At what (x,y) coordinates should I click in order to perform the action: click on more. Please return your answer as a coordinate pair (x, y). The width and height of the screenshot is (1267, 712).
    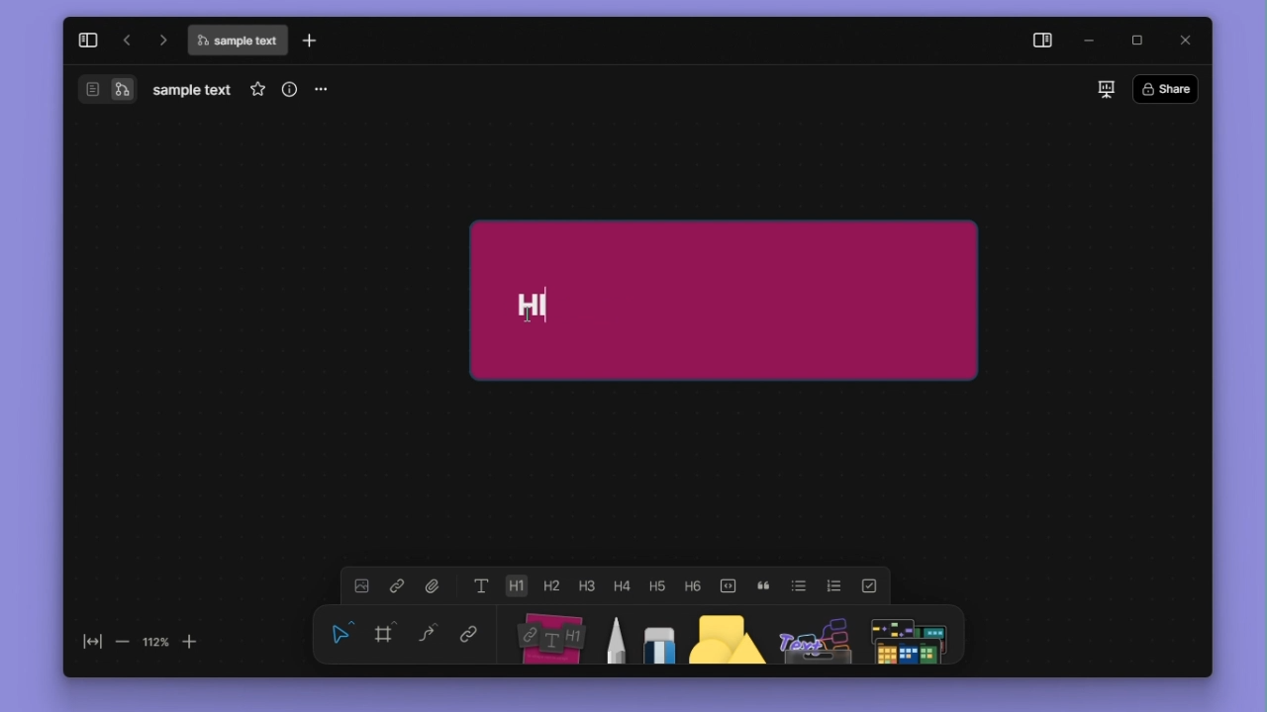
    Looking at the image, I should click on (319, 91).